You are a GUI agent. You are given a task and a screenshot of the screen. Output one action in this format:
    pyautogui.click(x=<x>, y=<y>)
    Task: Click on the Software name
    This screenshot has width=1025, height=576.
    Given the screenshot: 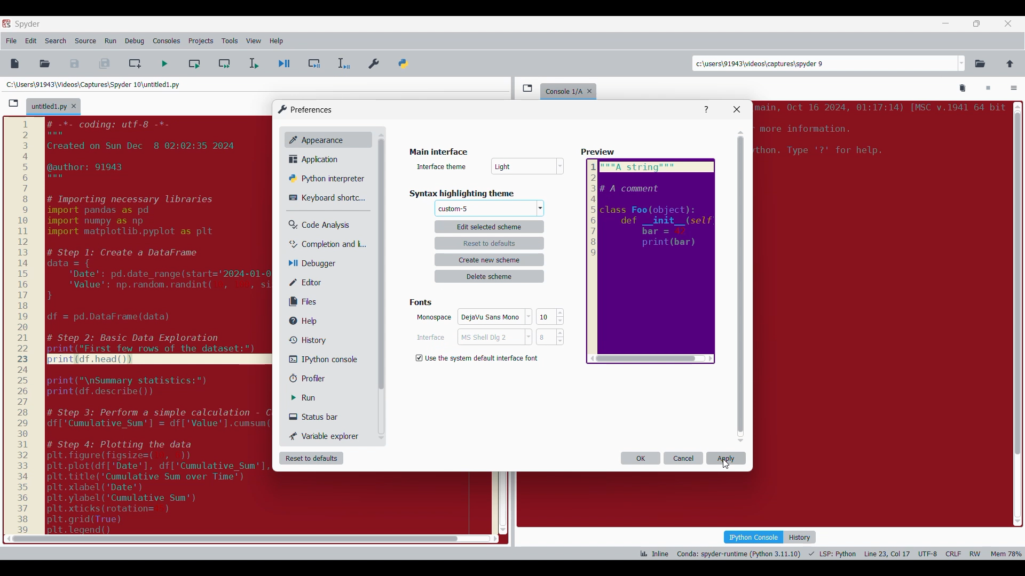 What is the action you would take?
    pyautogui.click(x=28, y=24)
    